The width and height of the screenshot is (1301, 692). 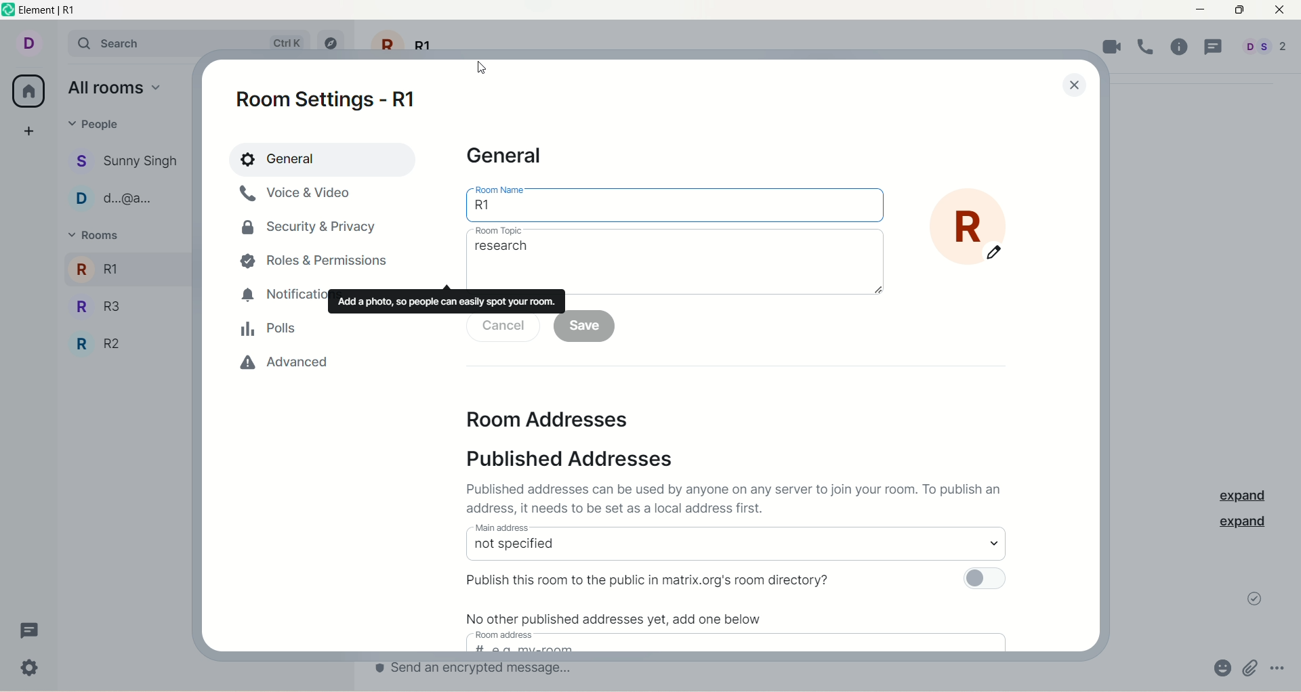 What do you see at coordinates (28, 44) in the screenshot?
I see `account` at bounding box center [28, 44].